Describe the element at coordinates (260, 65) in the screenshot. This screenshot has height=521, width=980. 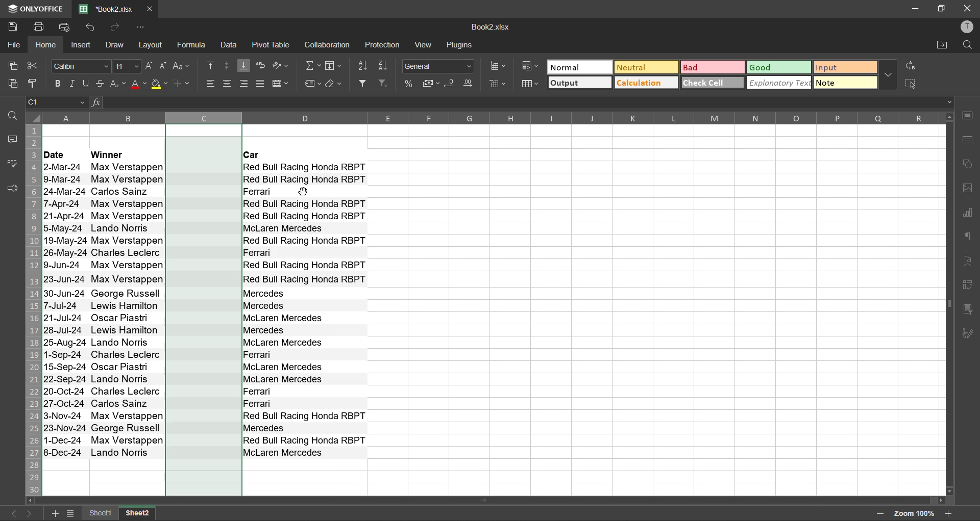
I see `wrap text` at that location.